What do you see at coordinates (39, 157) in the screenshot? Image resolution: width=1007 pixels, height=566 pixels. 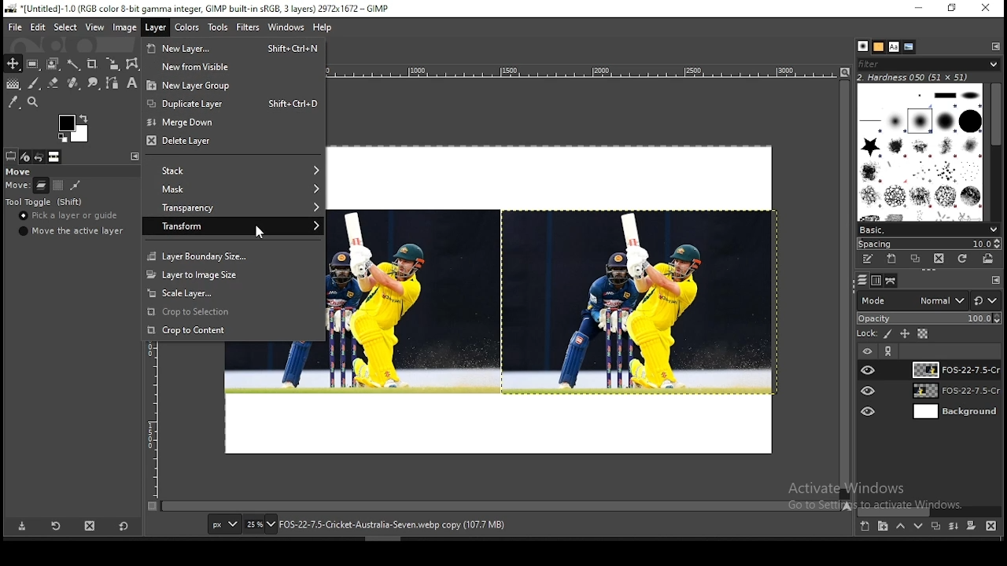 I see `undo history` at bounding box center [39, 157].